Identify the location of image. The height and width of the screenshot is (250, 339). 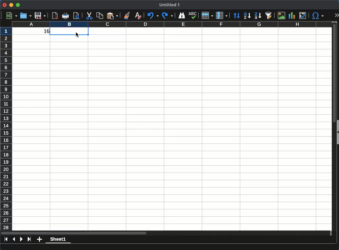
(282, 16).